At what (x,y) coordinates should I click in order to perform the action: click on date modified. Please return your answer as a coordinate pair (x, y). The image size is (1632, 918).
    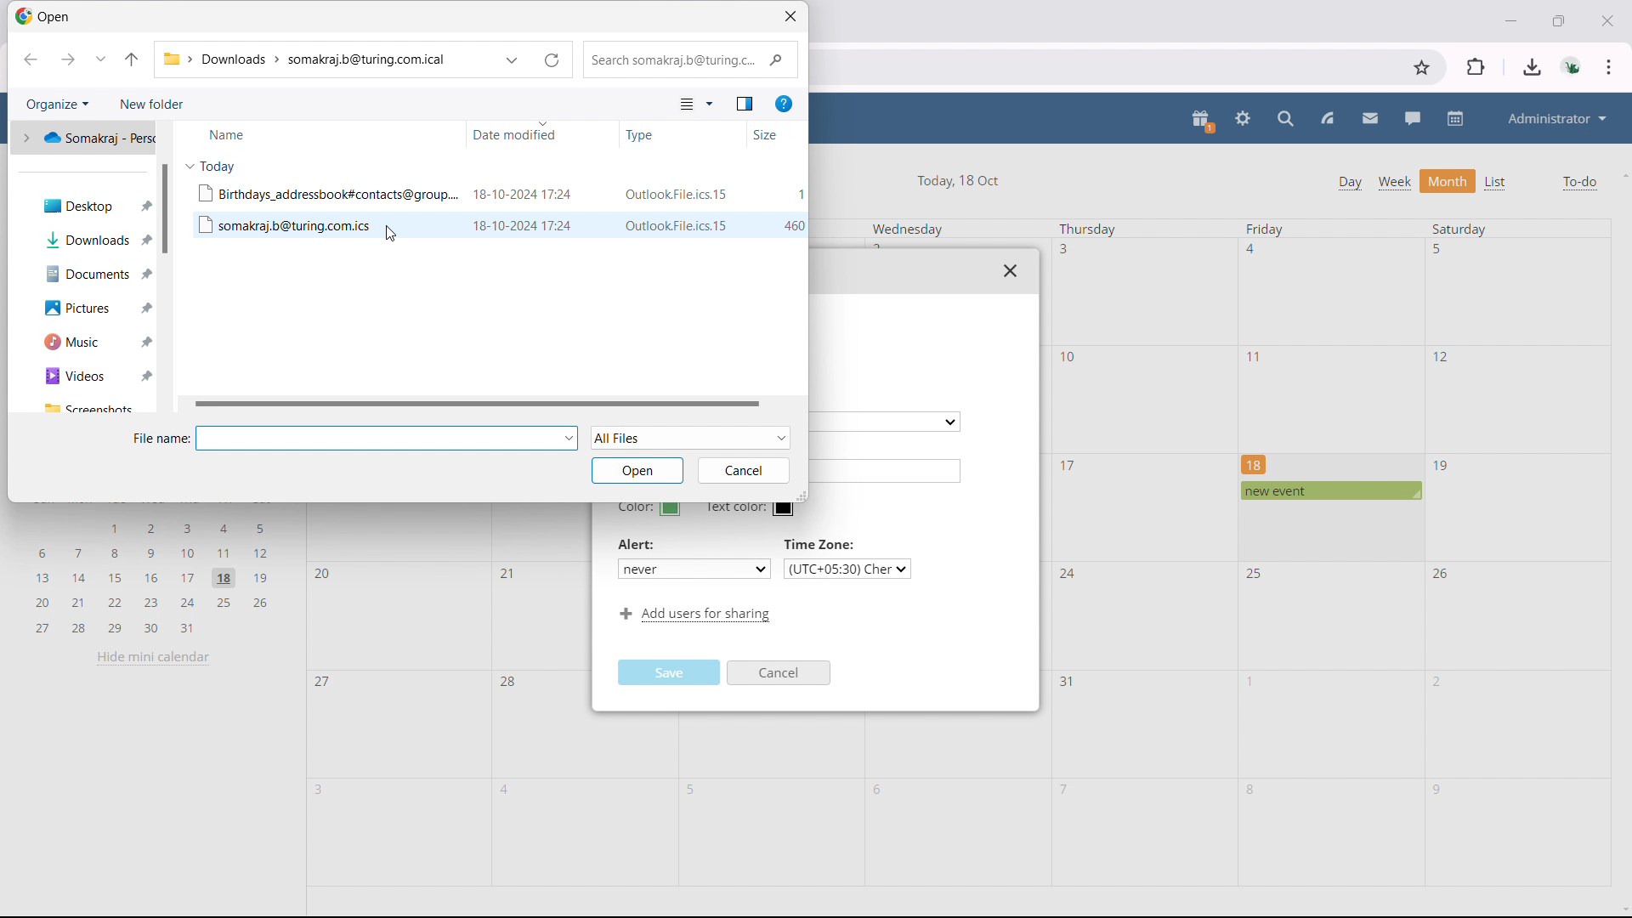
    Looking at the image, I should click on (541, 134).